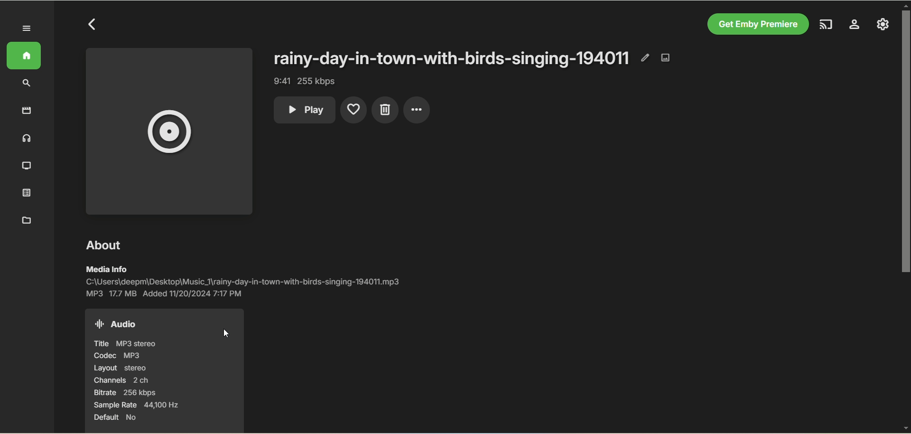 Image resolution: width=911 pixels, height=434 pixels. I want to click on settings, so click(883, 25).